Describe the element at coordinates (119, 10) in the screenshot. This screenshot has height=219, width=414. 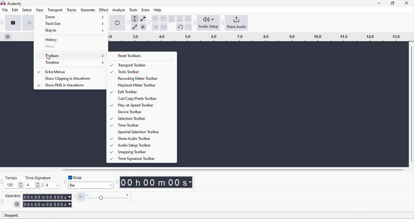
I see `analyze` at that location.